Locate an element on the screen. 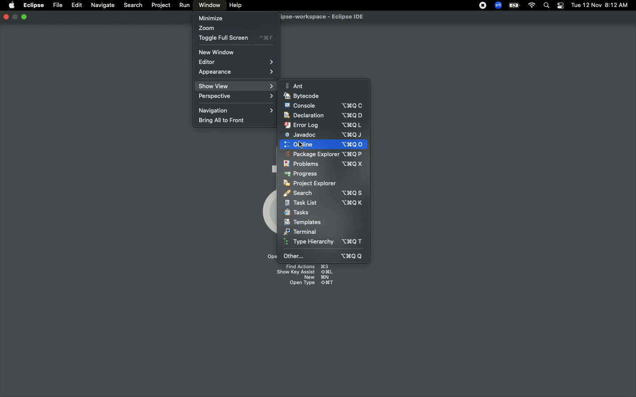  Navigate is located at coordinates (102, 5).